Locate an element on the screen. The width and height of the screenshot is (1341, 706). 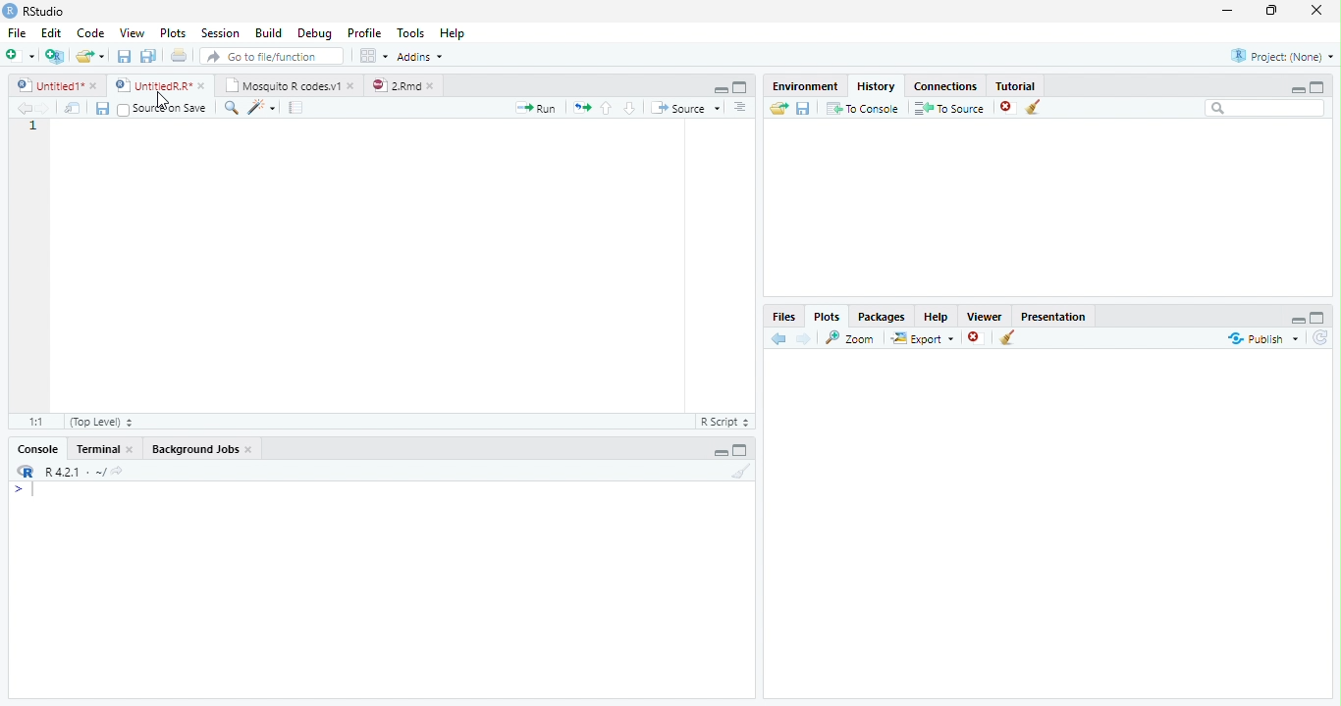
Run is located at coordinates (537, 108).